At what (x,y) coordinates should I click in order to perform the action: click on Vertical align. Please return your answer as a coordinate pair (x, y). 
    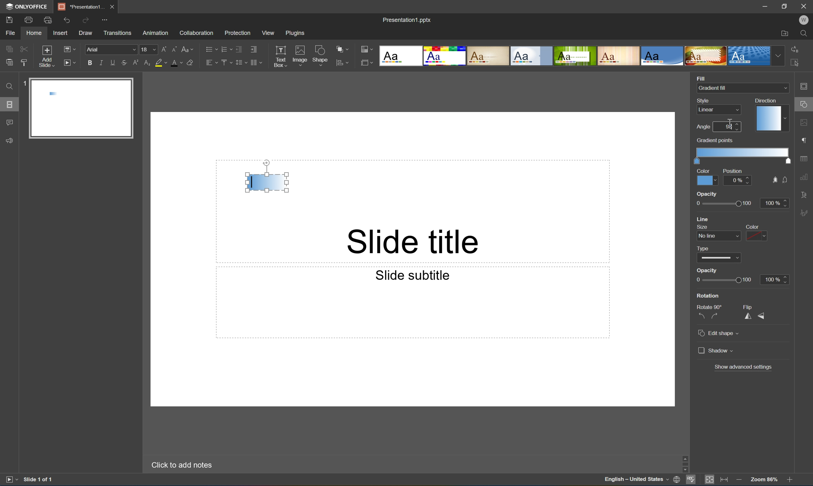
    Looking at the image, I should click on (226, 63).